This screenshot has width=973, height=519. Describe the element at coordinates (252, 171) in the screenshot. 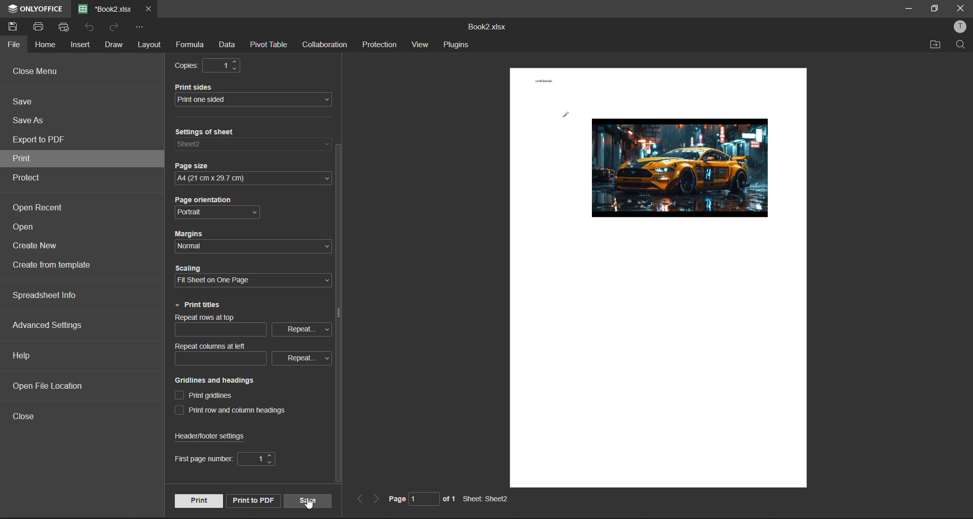

I see `page size` at that location.